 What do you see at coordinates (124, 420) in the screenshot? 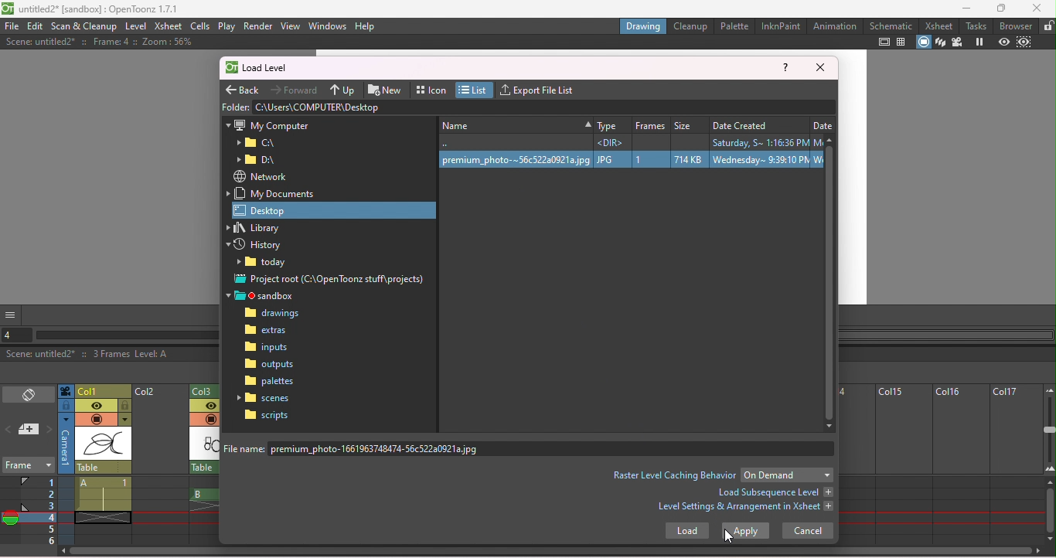
I see `Additional column setting` at bounding box center [124, 420].